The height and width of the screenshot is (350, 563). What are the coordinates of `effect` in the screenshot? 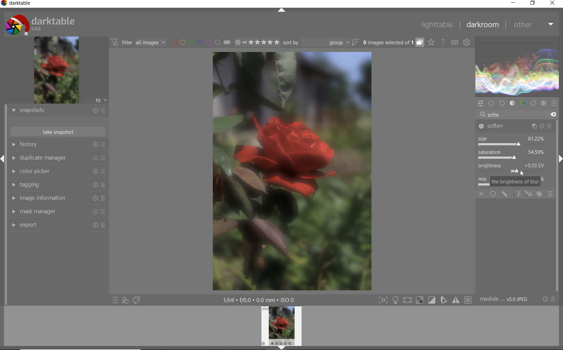 It's located at (543, 104).